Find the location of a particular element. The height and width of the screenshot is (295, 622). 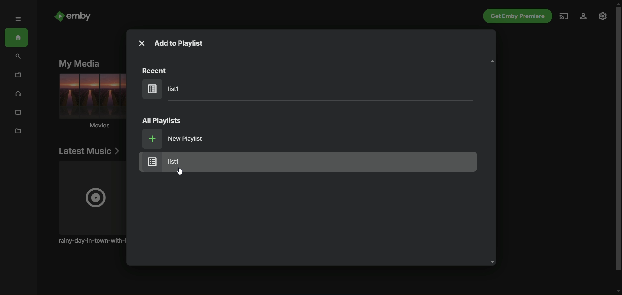

vertical scroll bar is located at coordinates (618, 148).